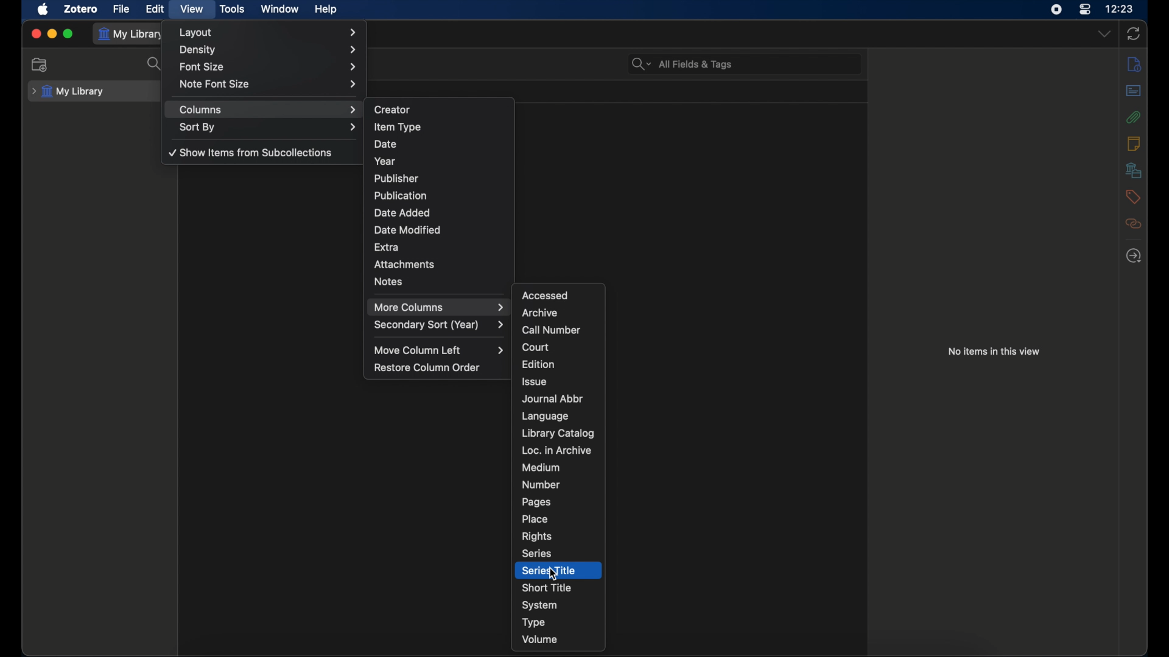 The height and width of the screenshot is (657, 1169). What do you see at coordinates (1133, 33) in the screenshot?
I see `sync` at bounding box center [1133, 33].